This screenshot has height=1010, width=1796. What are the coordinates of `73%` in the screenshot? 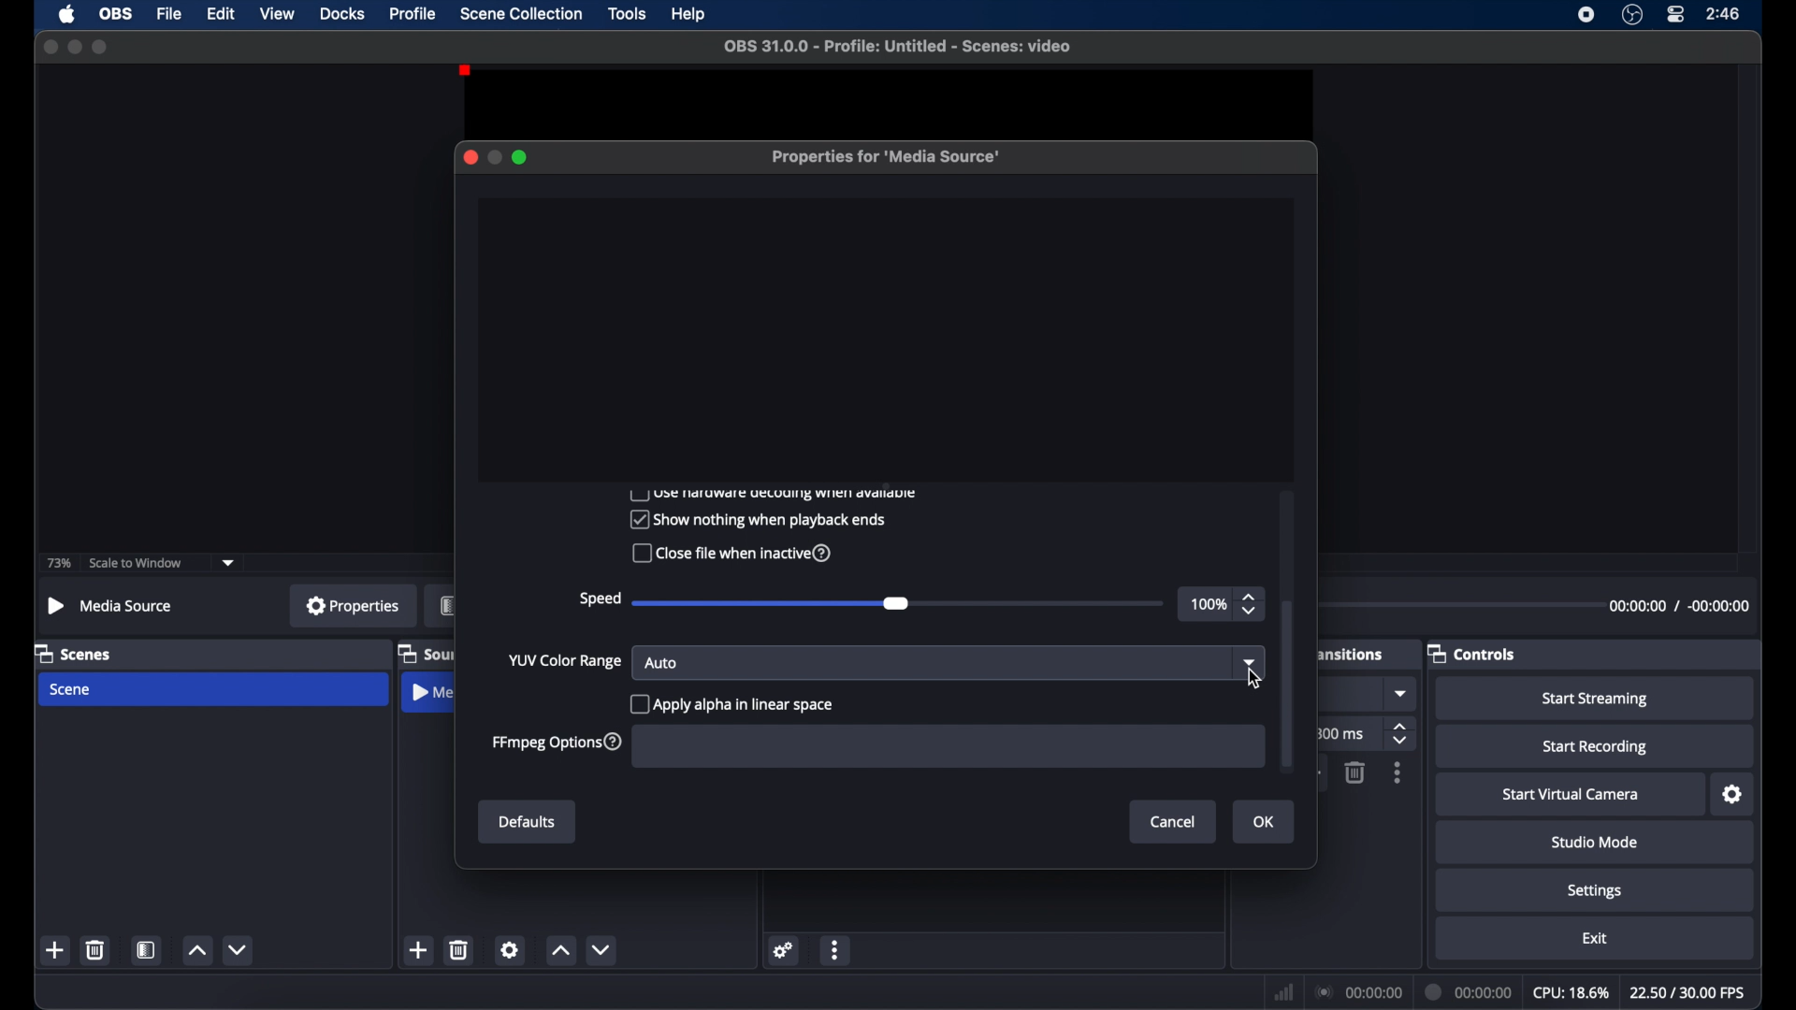 It's located at (57, 564).